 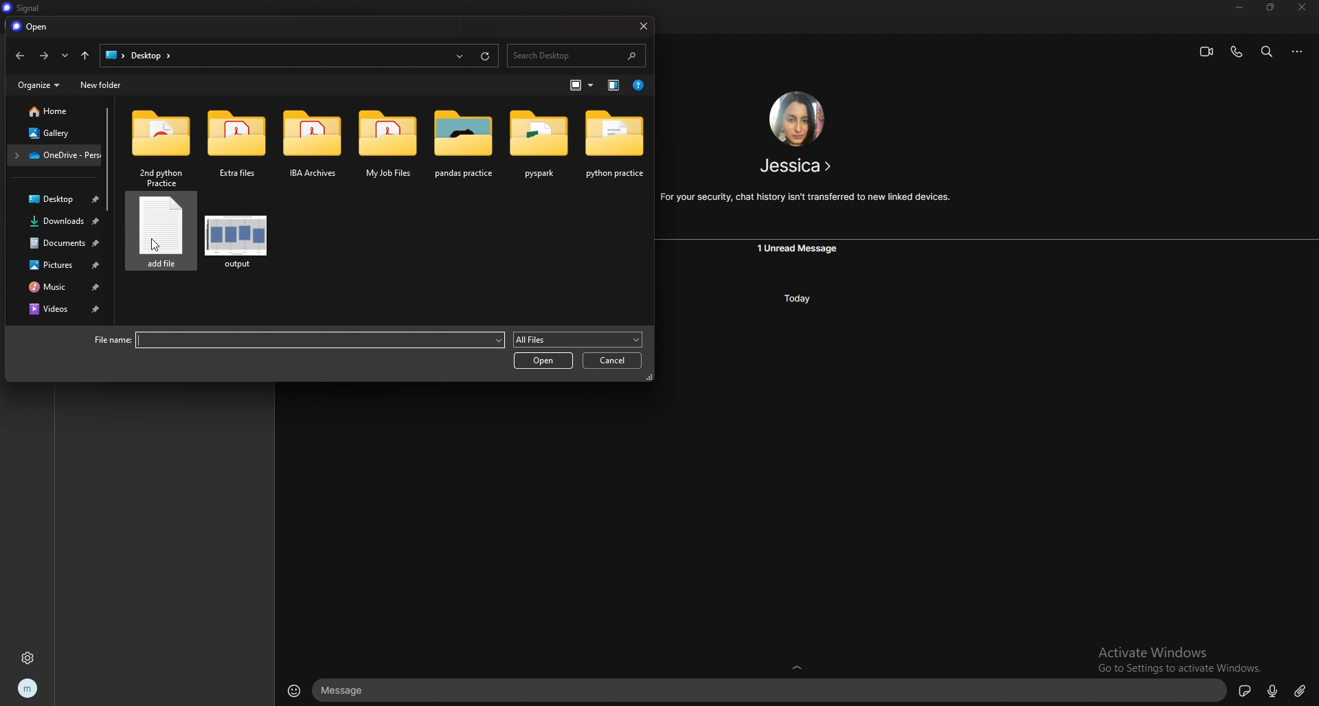 I want to click on video call, so click(x=1207, y=52).